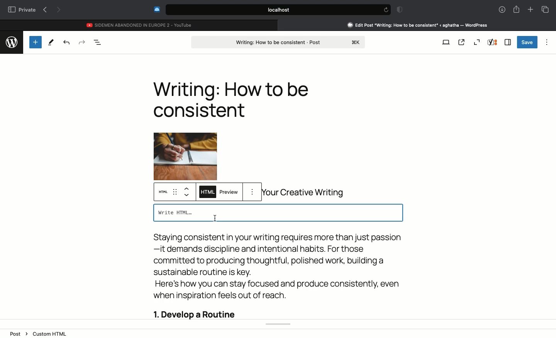  I want to click on your creative writing, so click(307, 193).